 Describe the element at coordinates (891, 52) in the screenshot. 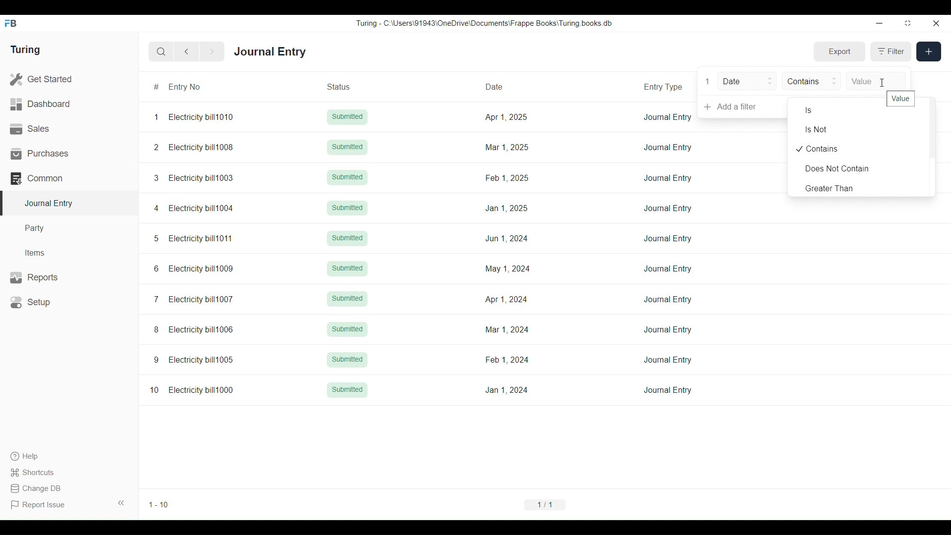

I see `Filter` at that location.